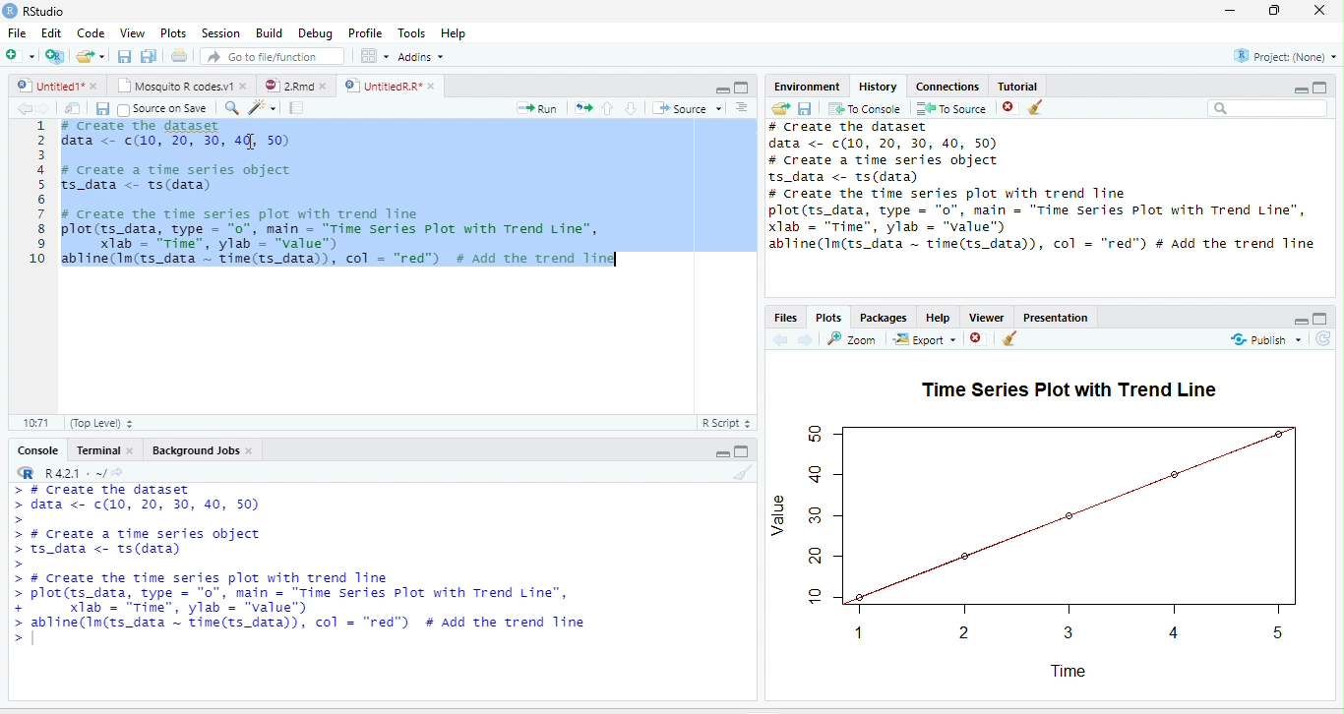 The height and width of the screenshot is (714, 1344). I want to click on 2.Rmd, so click(286, 86).